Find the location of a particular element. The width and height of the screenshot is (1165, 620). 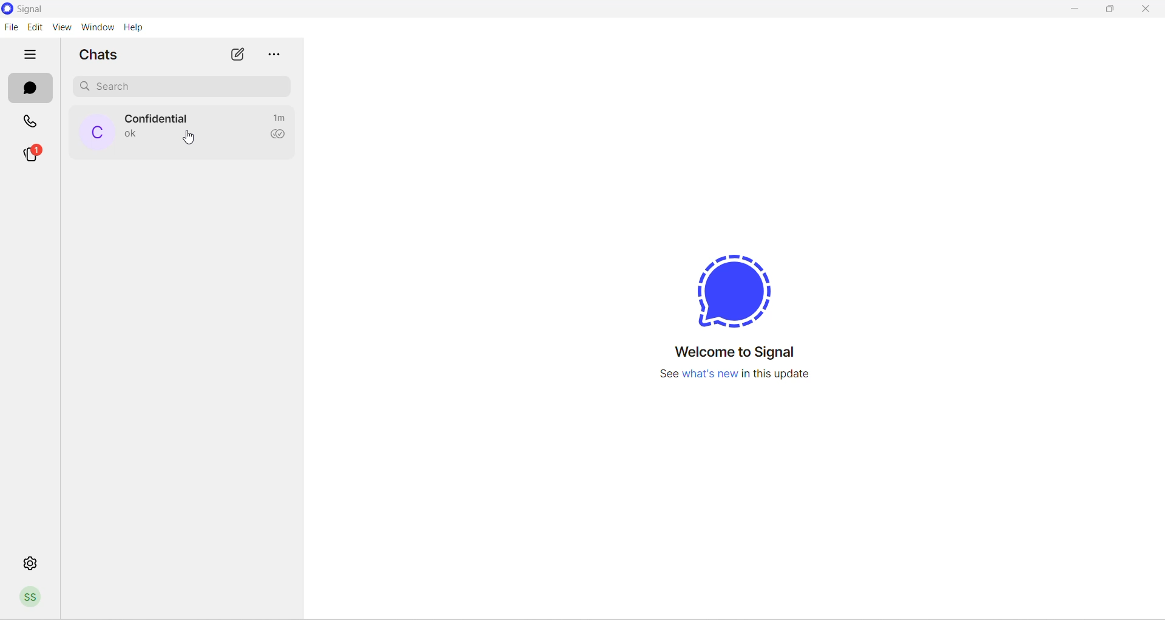

minimize is located at coordinates (1073, 10).